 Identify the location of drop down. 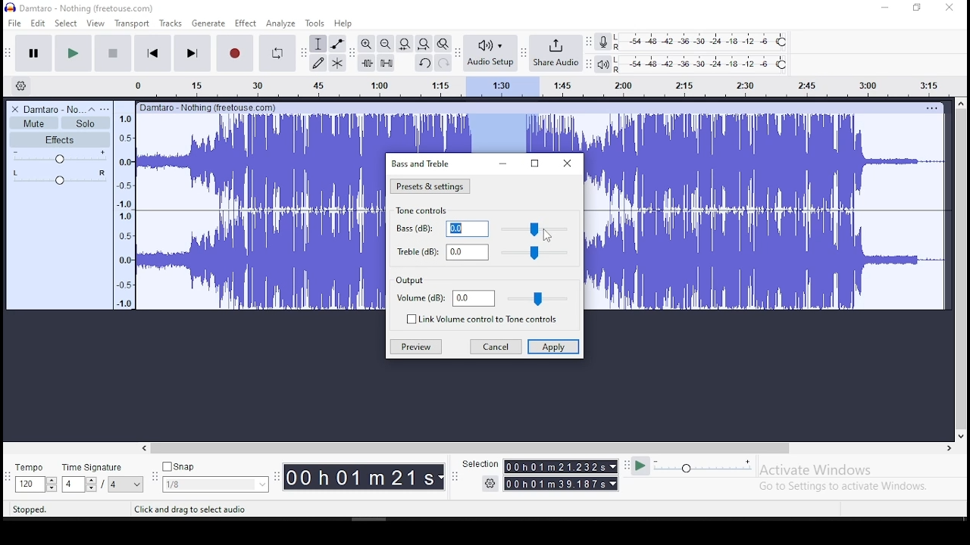
(612, 466).